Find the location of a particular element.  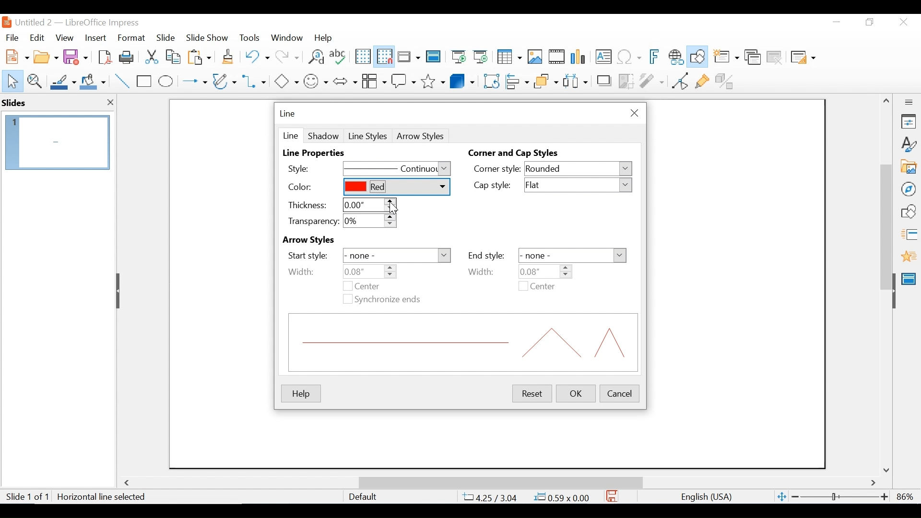

Scroll Left is located at coordinates (129, 483).